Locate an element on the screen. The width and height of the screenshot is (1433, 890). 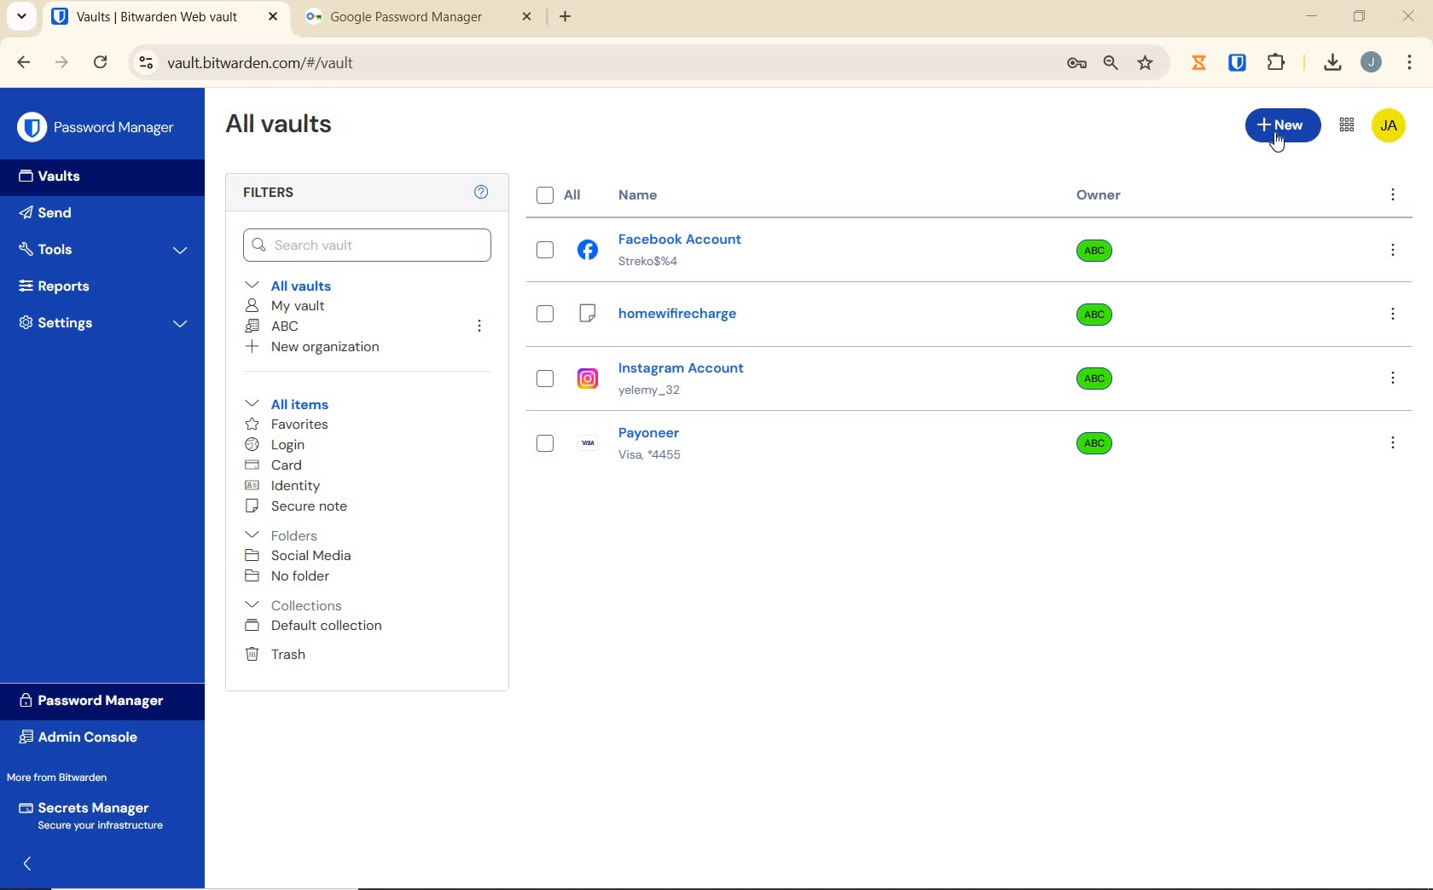
New is located at coordinates (1284, 123).